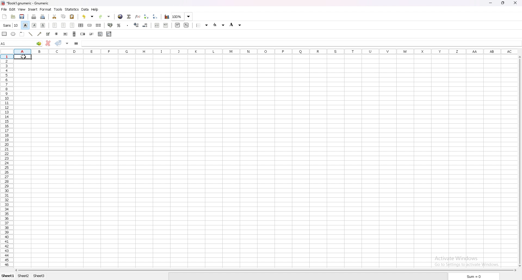  I want to click on close, so click(515, 3).